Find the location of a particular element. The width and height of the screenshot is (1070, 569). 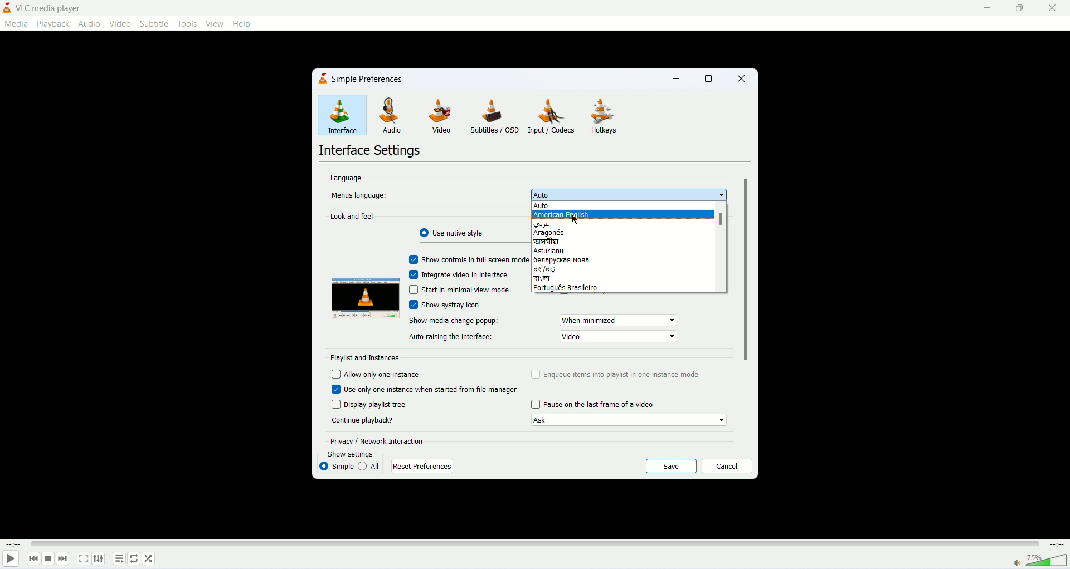

show settings is located at coordinates (359, 453).